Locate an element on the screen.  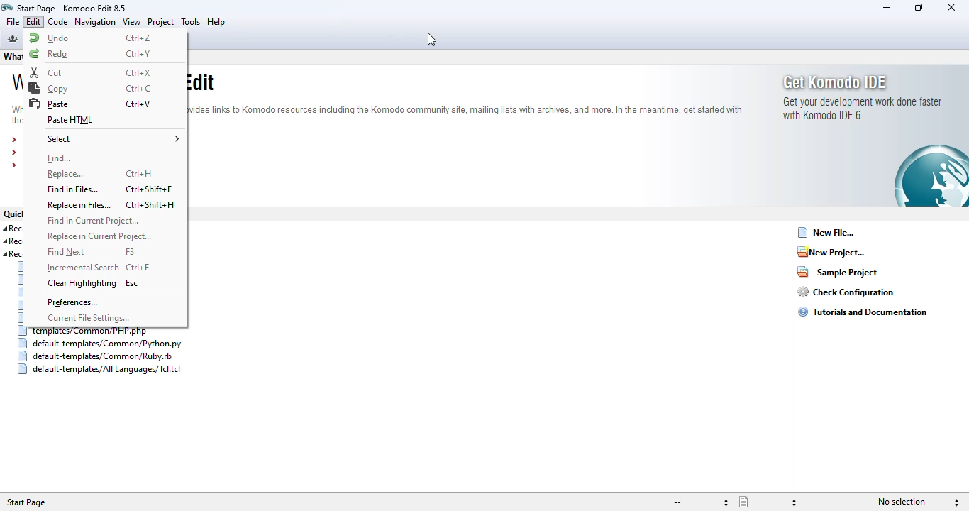
check configuration is located at coordinates (846, 292).